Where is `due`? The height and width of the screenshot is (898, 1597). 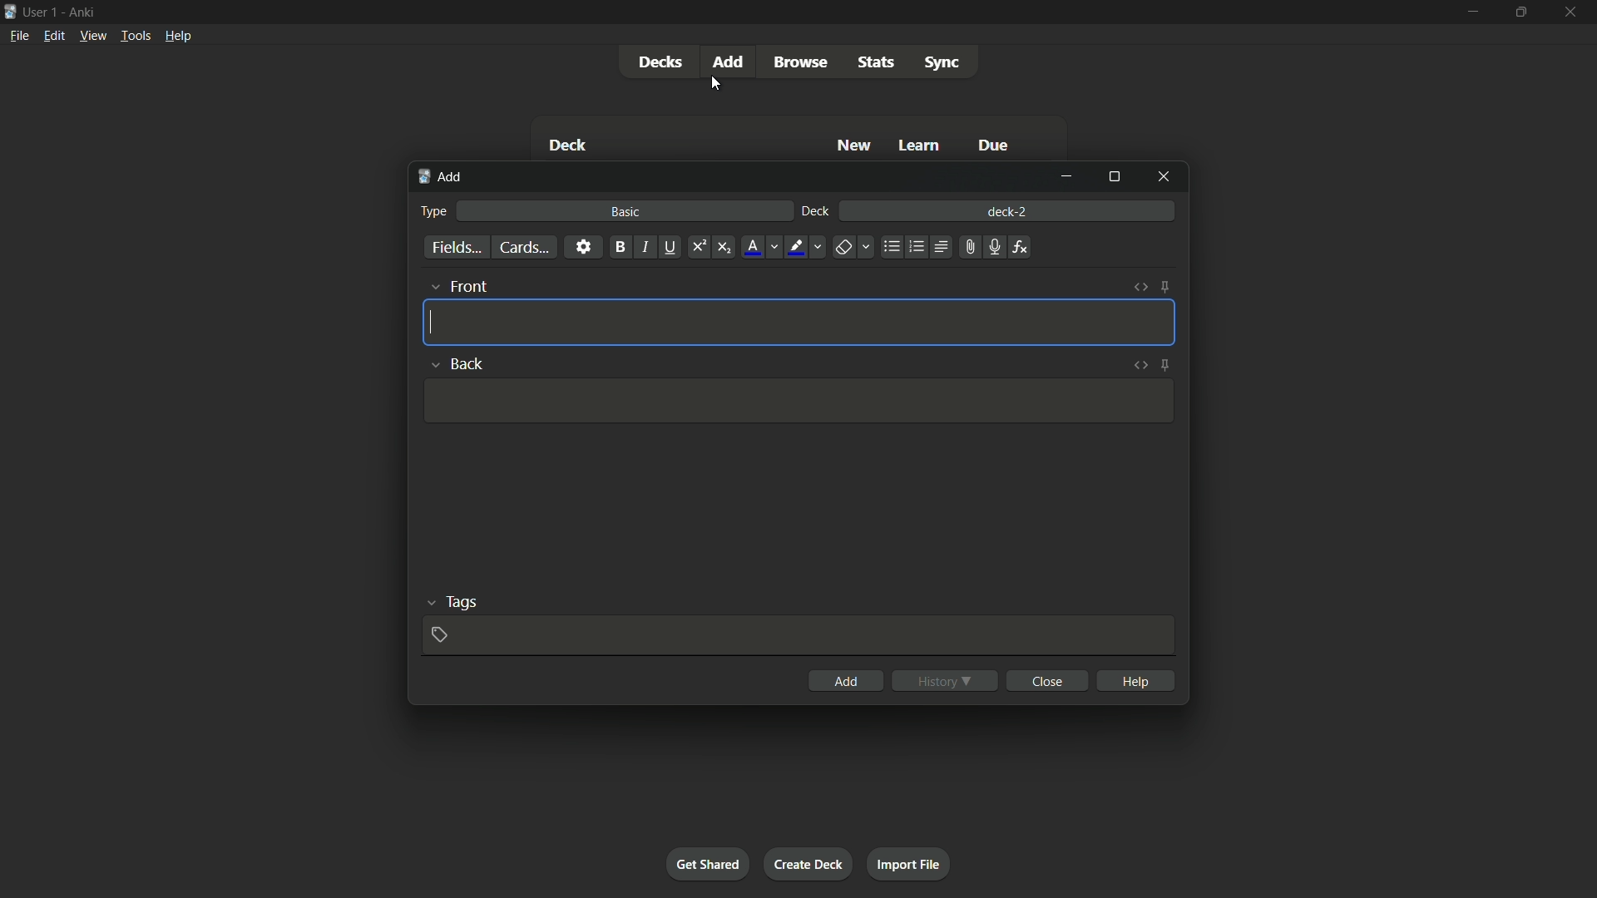 due is located at coordinates (991, 146).